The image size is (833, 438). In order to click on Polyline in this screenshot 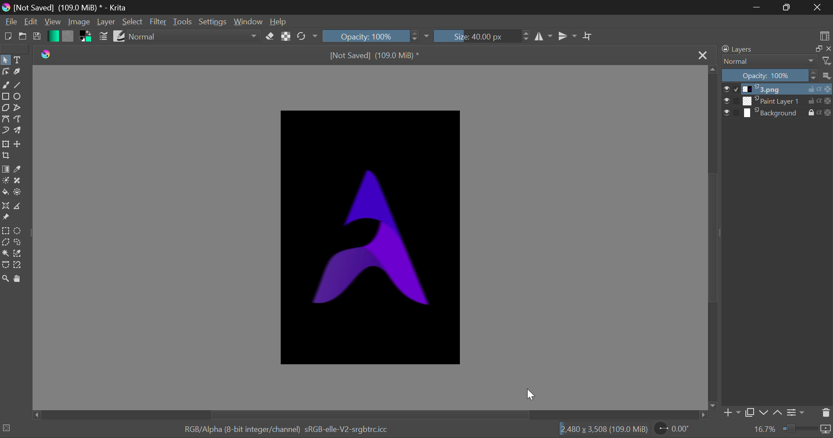, I will do `click(18, 108)`.